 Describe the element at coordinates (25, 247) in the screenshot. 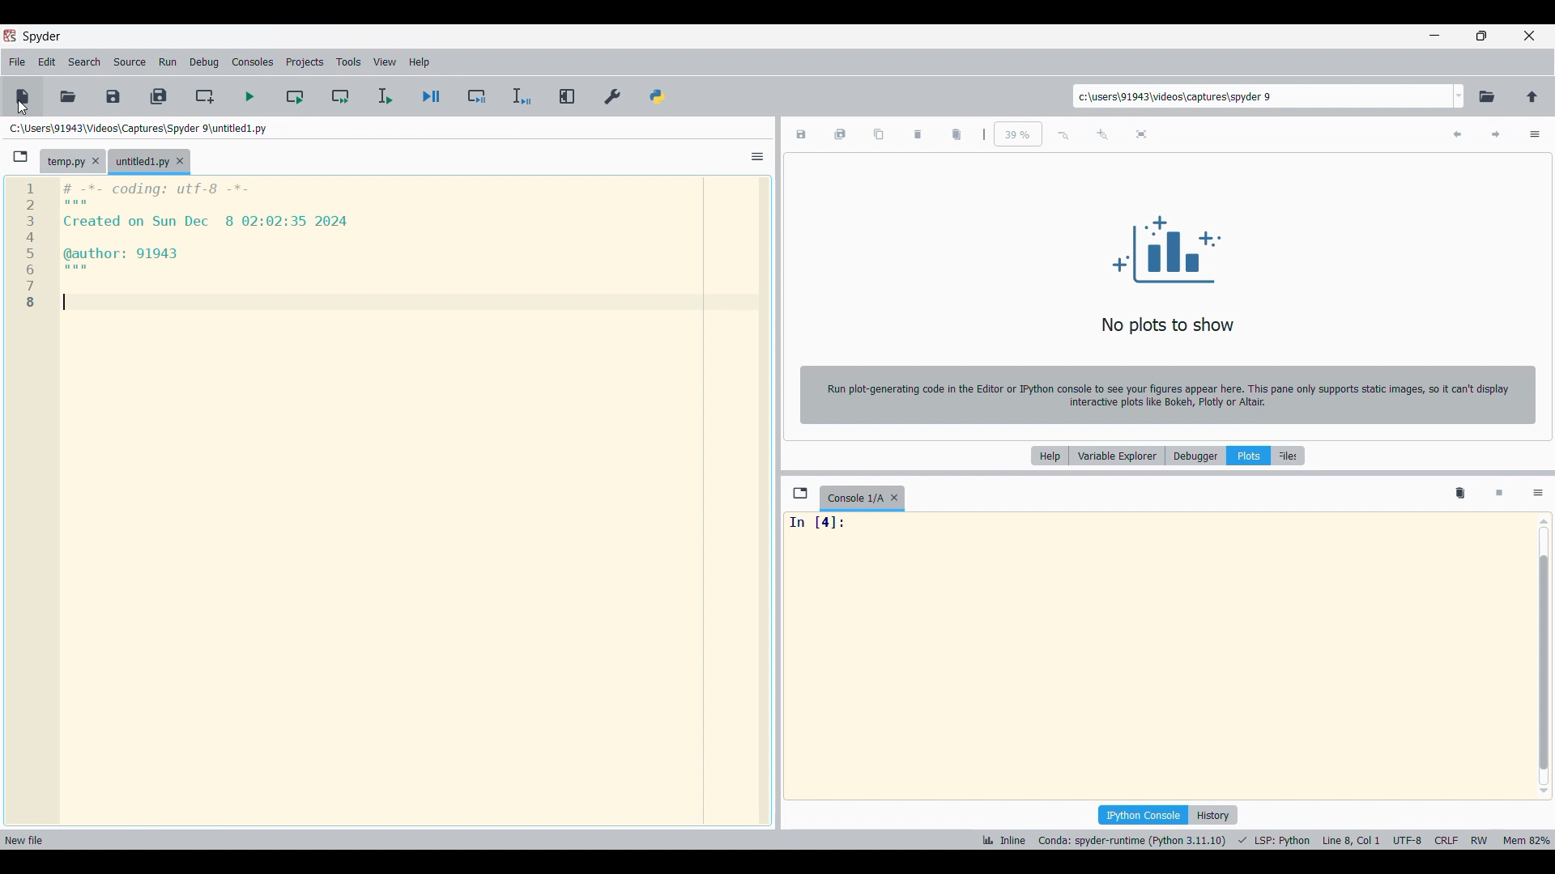

I see `1
2
3
4
5
6
7
8` at that location.